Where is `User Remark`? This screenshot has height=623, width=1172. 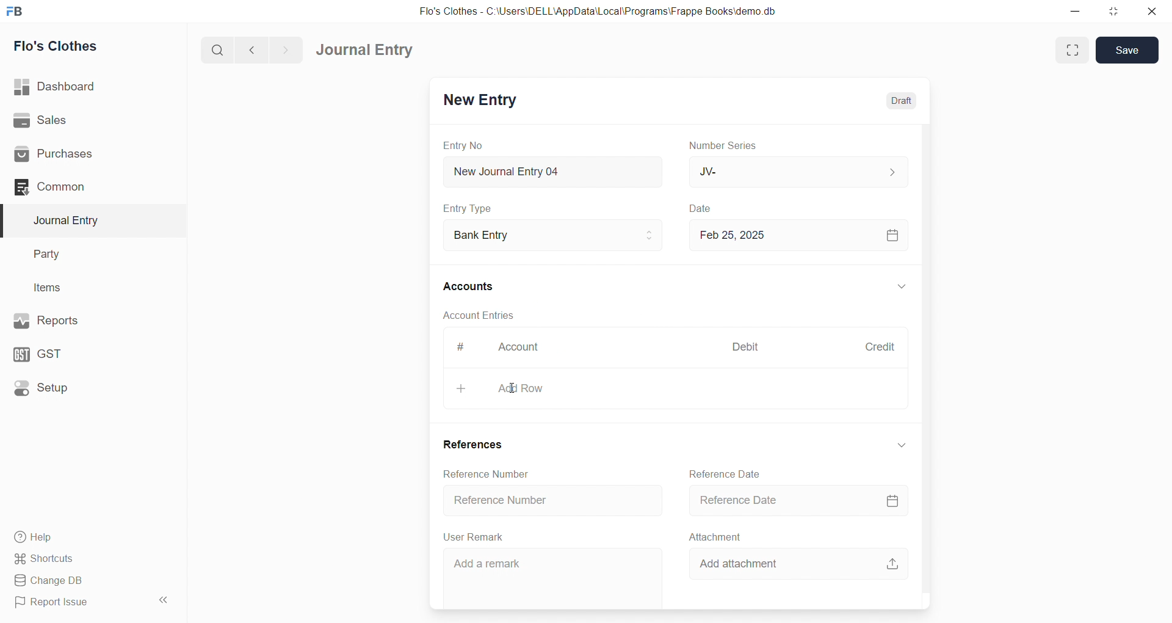 User Remark is located at coordinates (476, 536).